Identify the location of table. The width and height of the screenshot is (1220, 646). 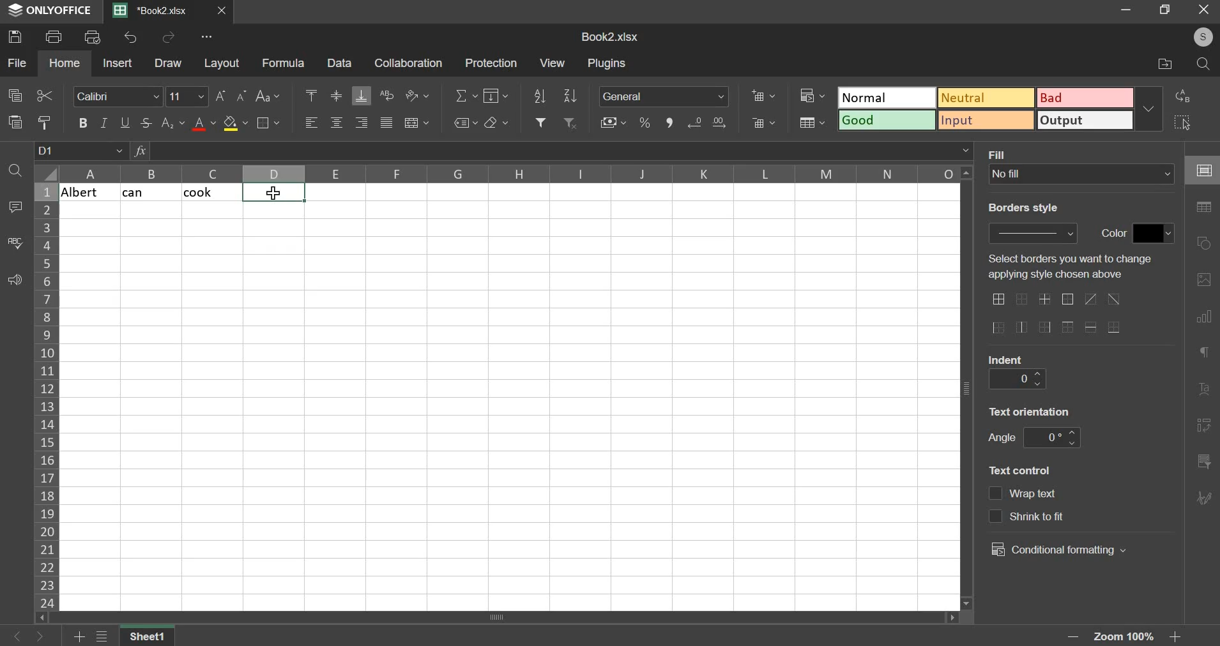
(1204, 207).